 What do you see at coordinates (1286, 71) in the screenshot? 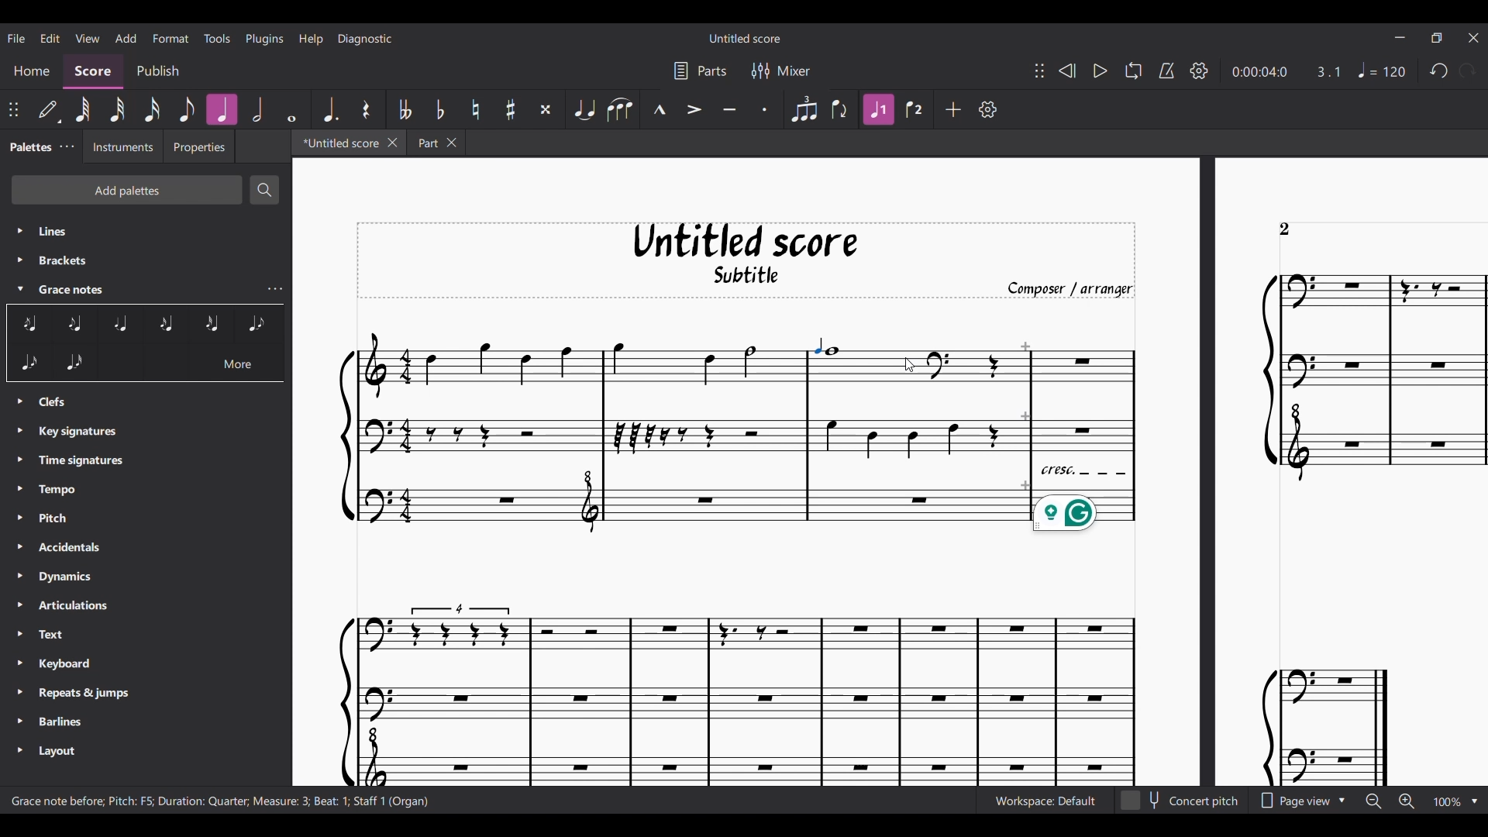
I see `Current duration and ratio changed` at bounding box center [1286, 71].